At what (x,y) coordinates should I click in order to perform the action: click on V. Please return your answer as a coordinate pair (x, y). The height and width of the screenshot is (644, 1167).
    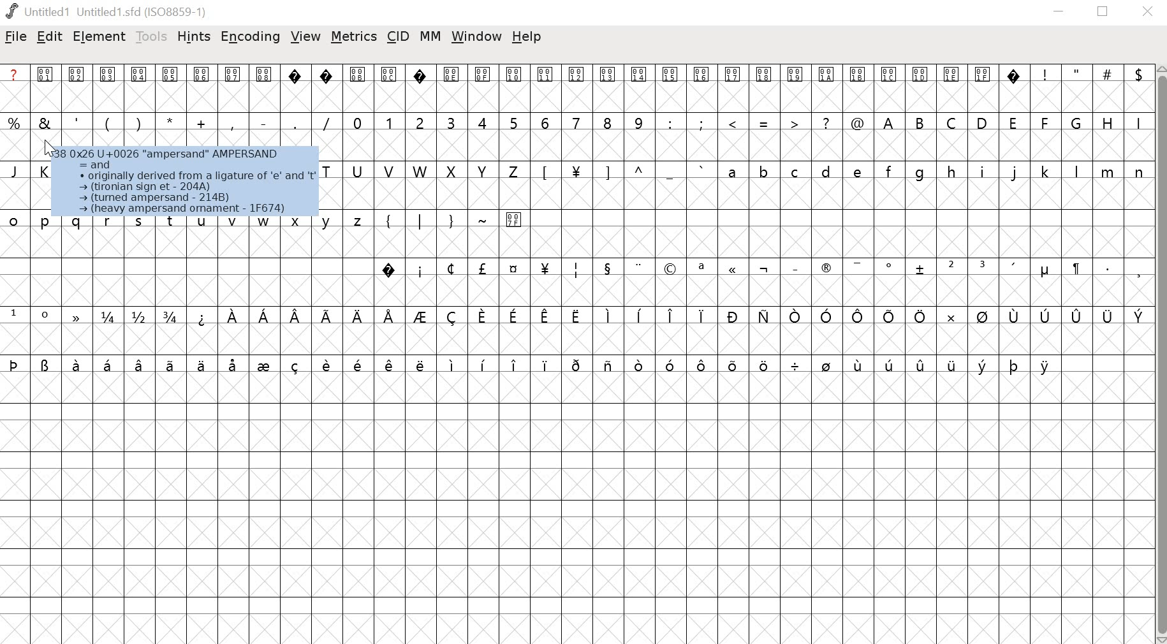
    Looking at the image, I should click on (390, 170).